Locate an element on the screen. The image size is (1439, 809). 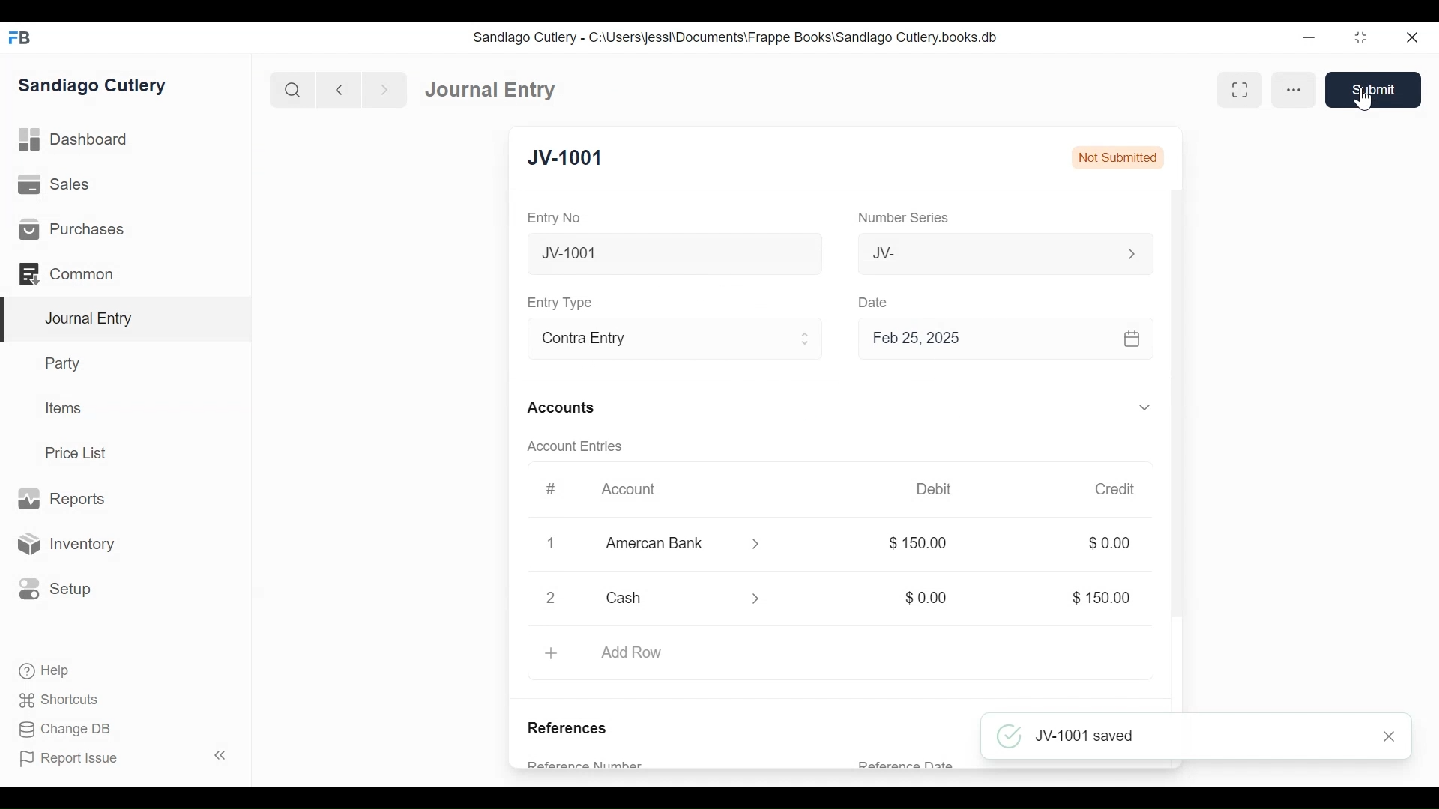
Amercan Bank is located at coordinates (671, 545).